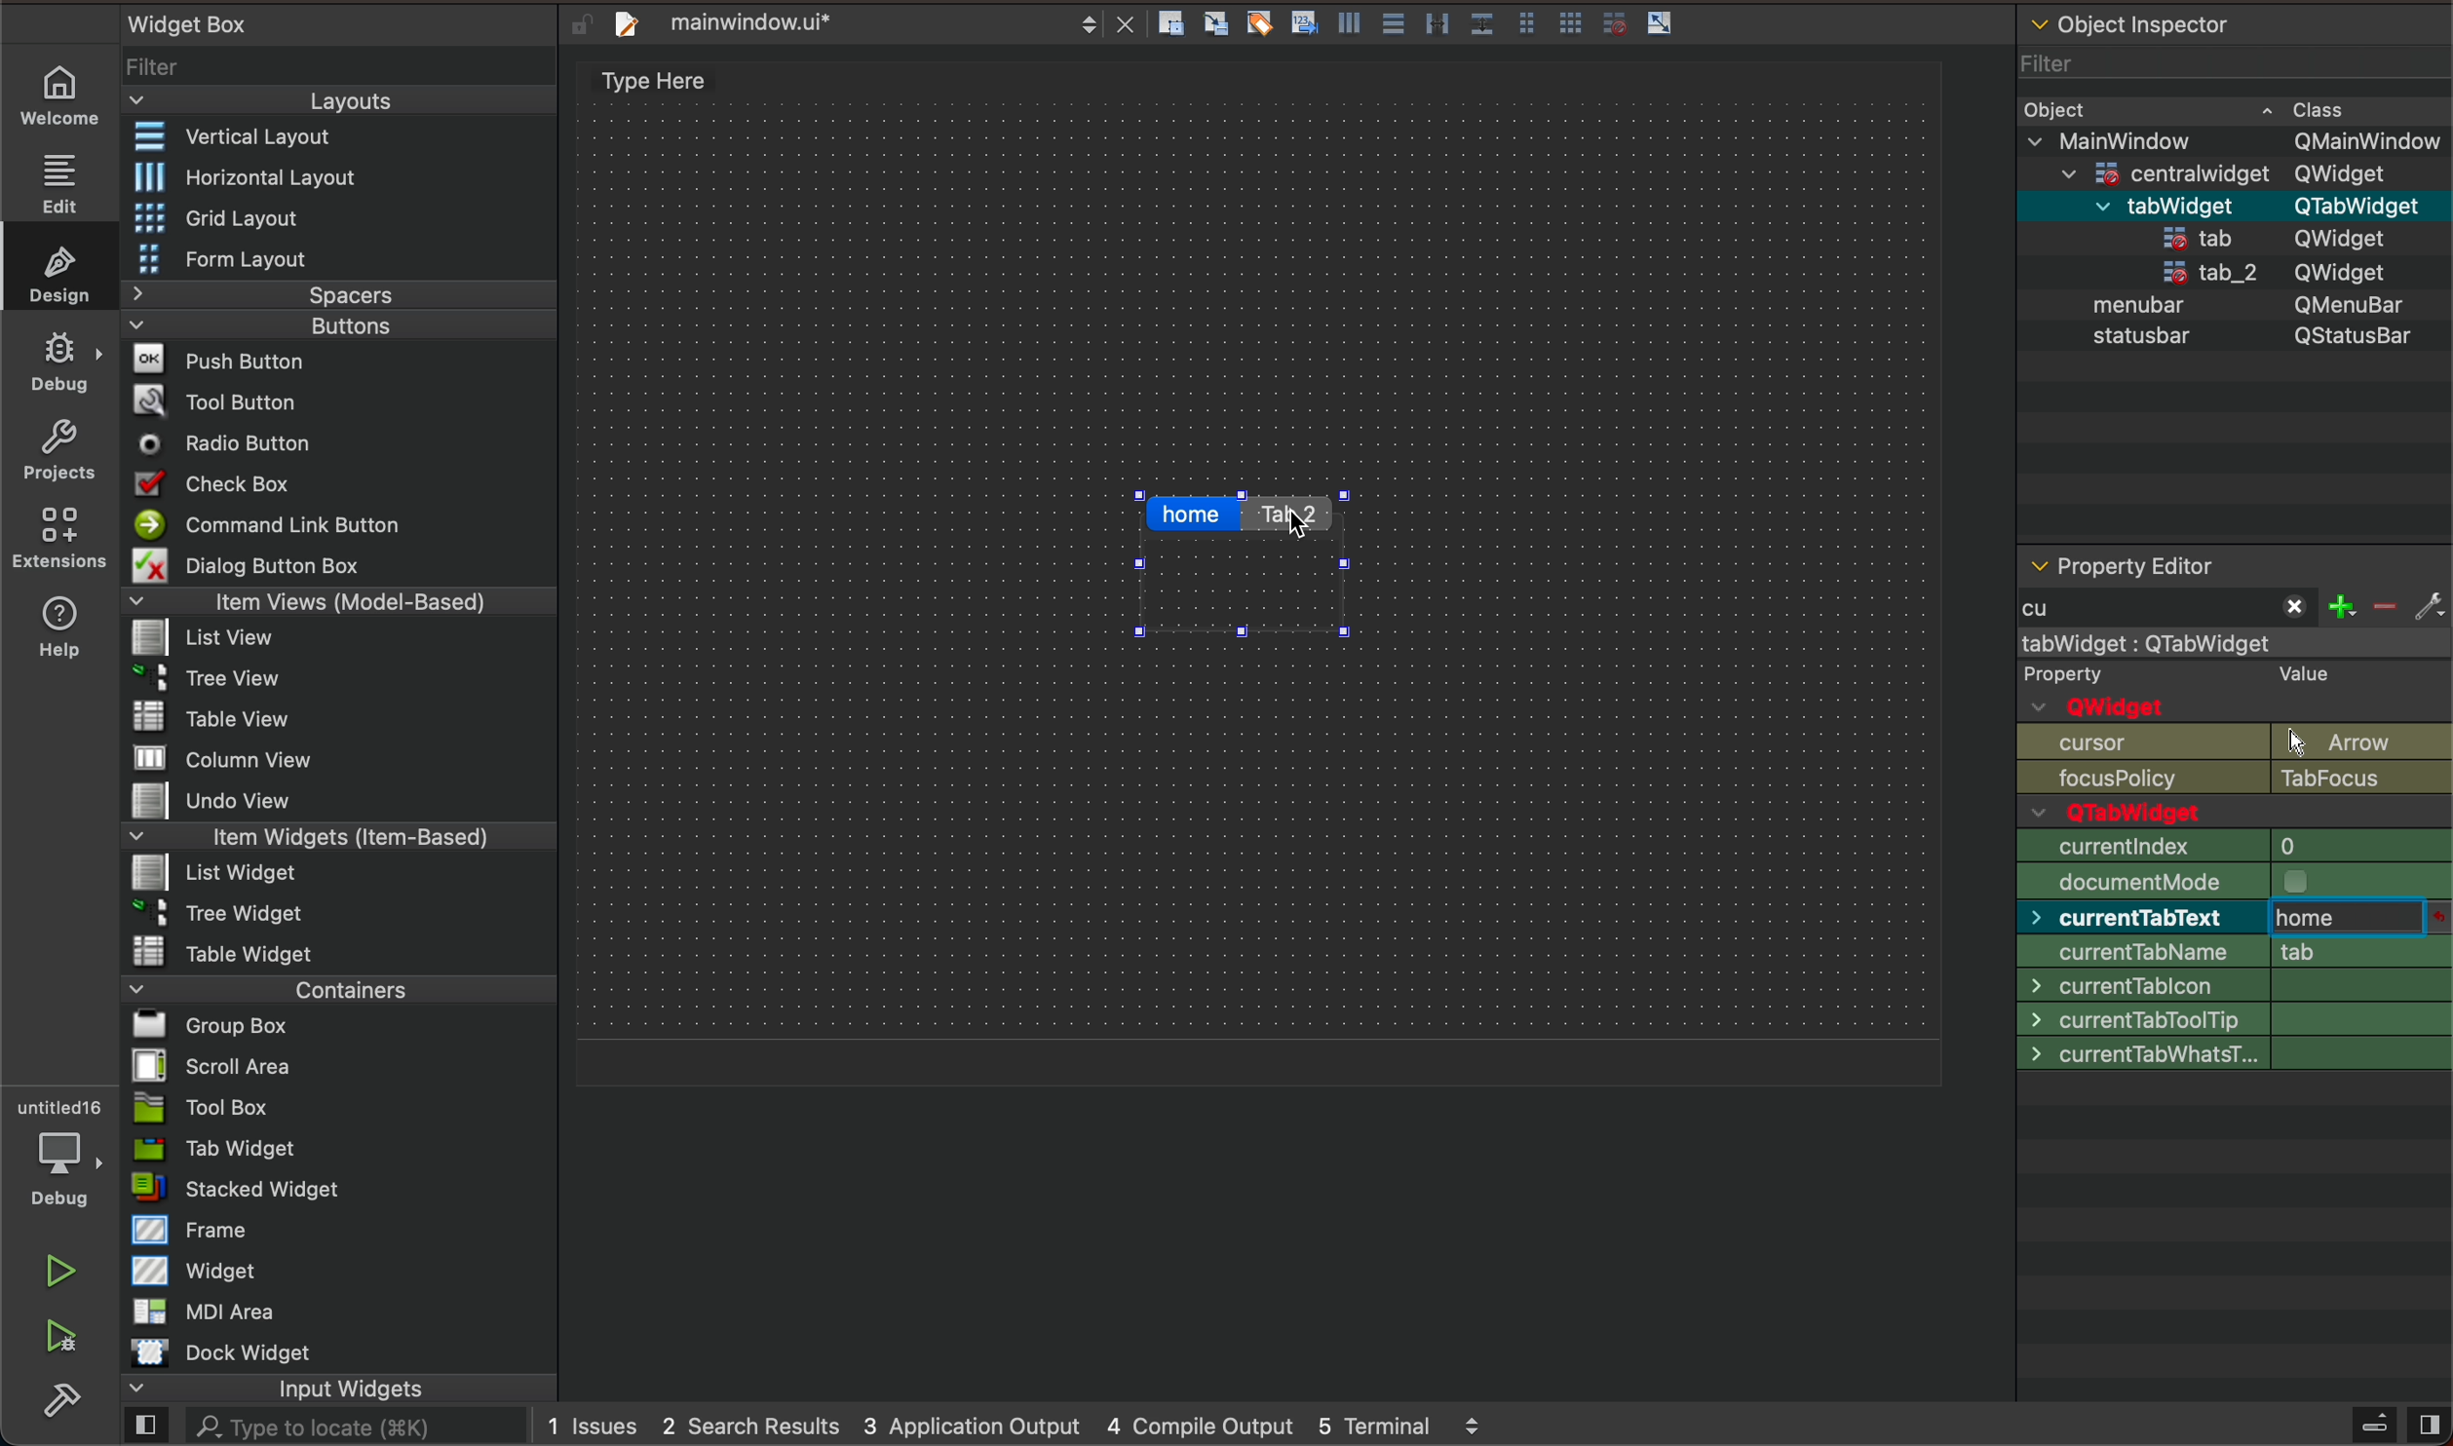 This screenshot has height=1446, width=2453. What do you see at coordinates (2344, 270) in the screenshot?
I see `QWidget` at bounding box center [2344, 270].